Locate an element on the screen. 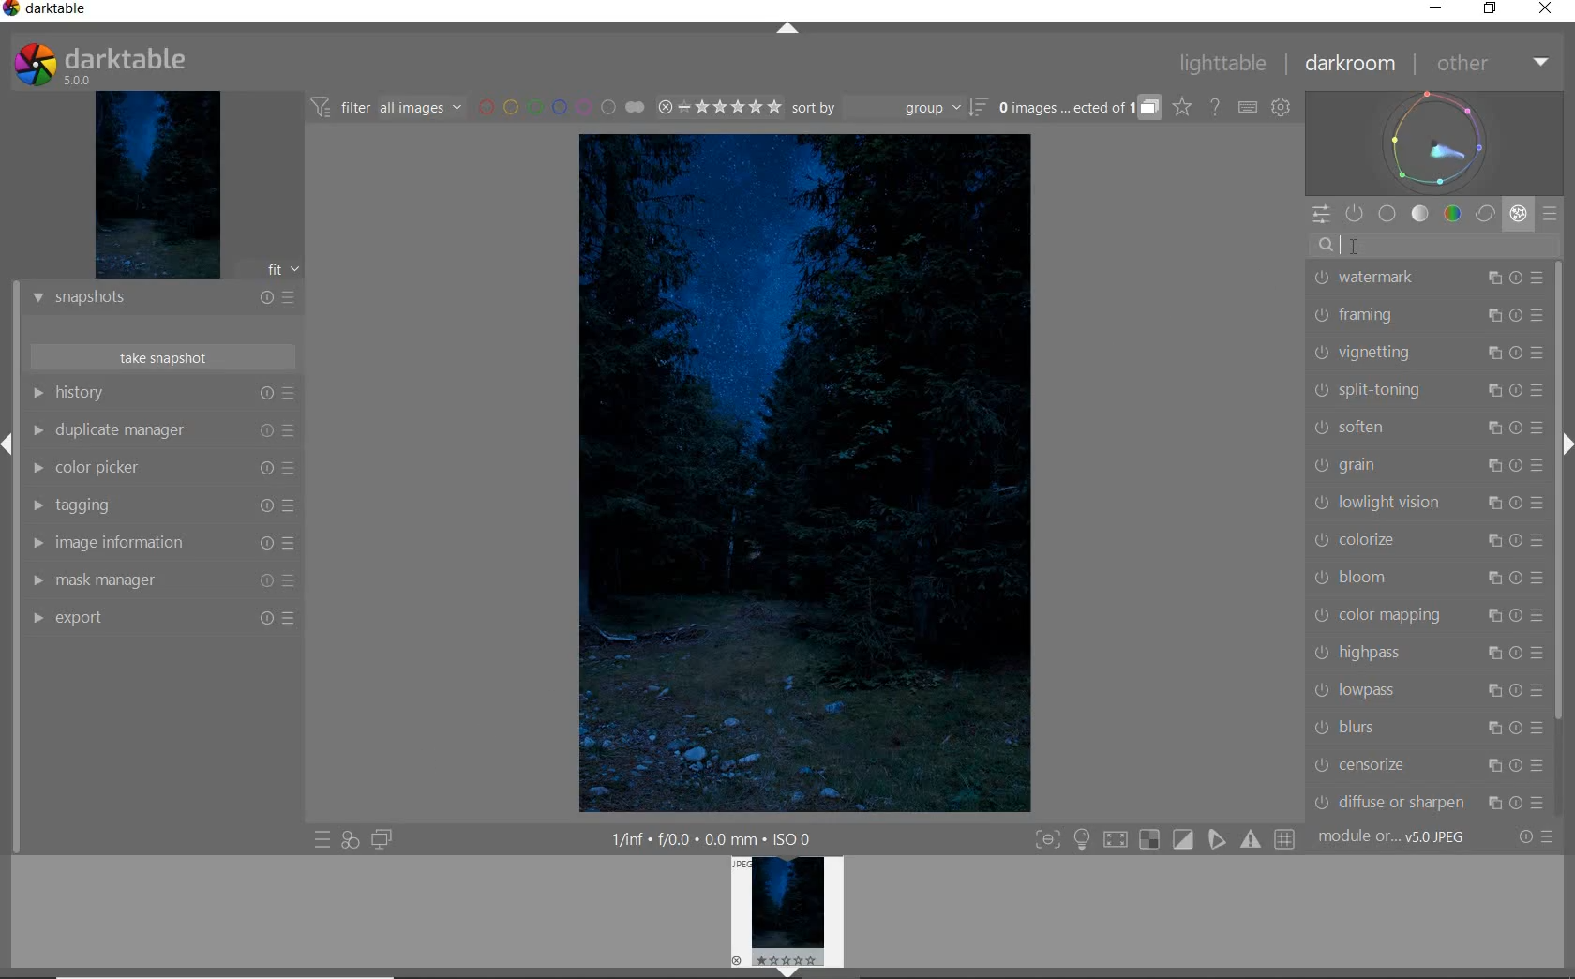 The image size is (1575, 979). COLORIZE is located at coordinates (1426, 540).